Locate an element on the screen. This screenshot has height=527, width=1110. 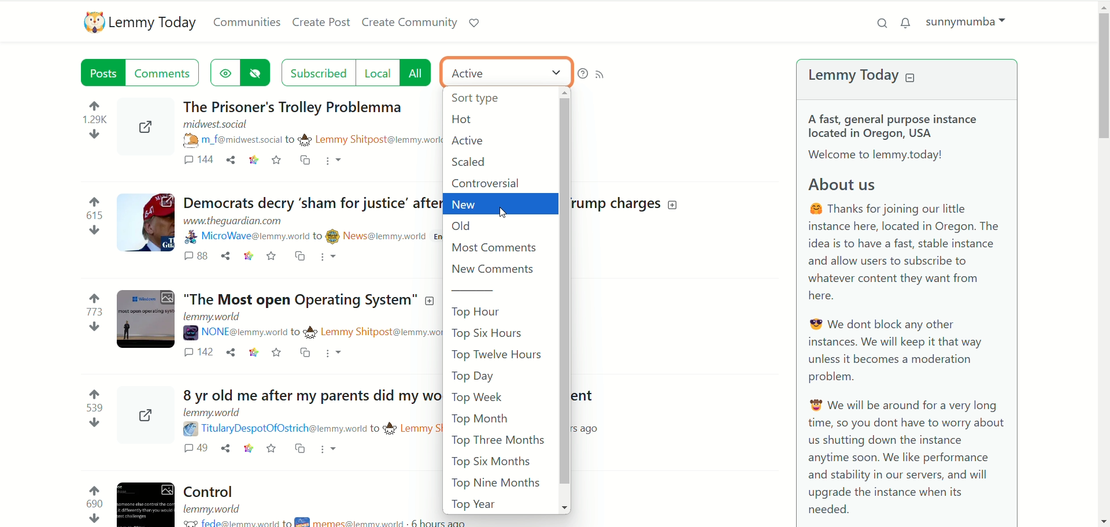
create community is located at coordinates (410, 21).